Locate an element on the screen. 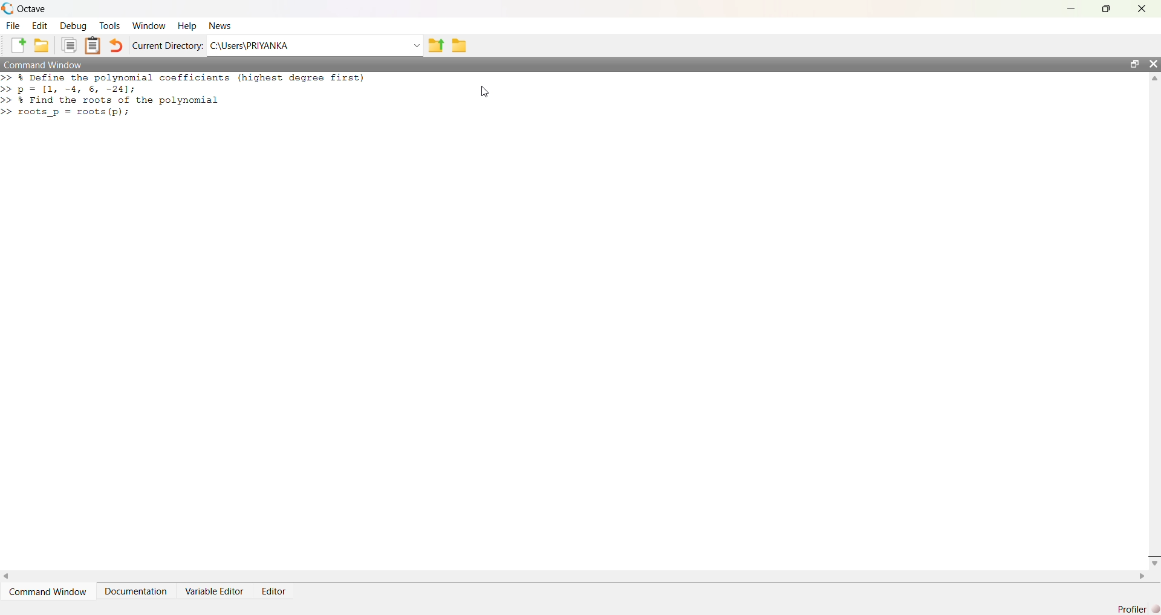  Cursor is located at coordinates (485, 91).